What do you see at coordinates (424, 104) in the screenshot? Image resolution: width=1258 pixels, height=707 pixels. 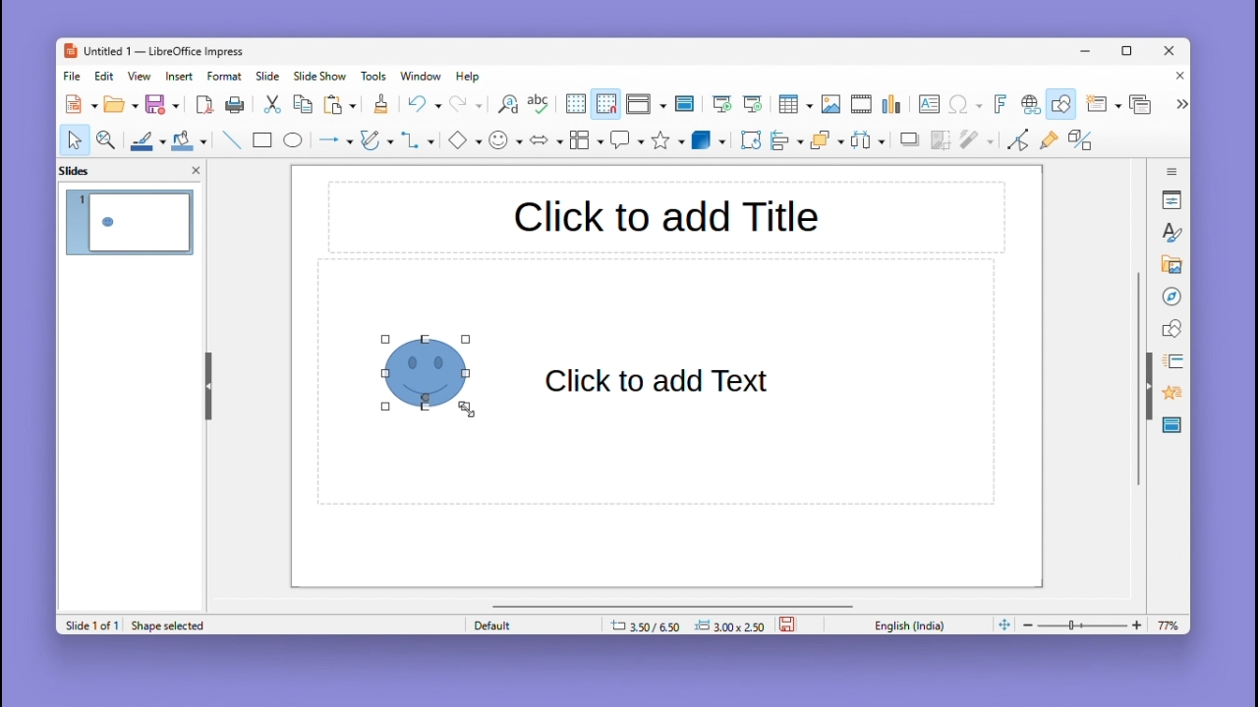 I see `undo` at bounding box center [424, 104].